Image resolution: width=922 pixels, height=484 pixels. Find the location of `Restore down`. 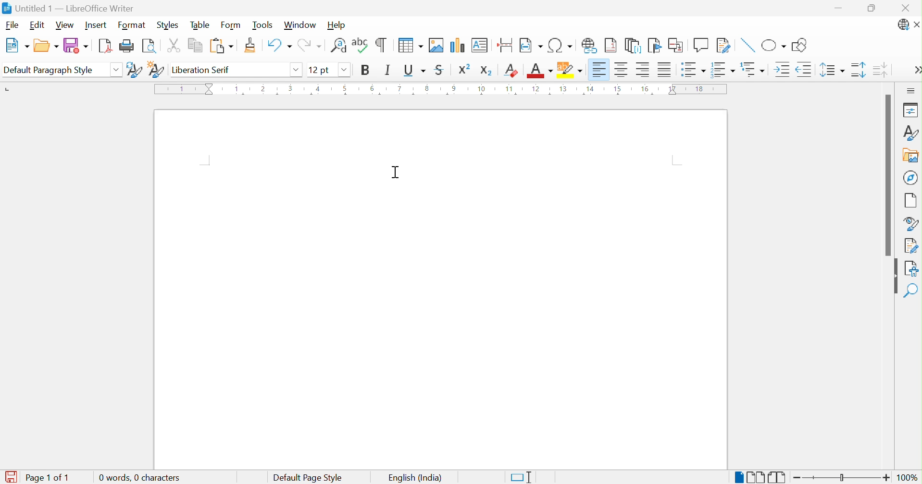

Restore down is located at coordinates (873, 9).